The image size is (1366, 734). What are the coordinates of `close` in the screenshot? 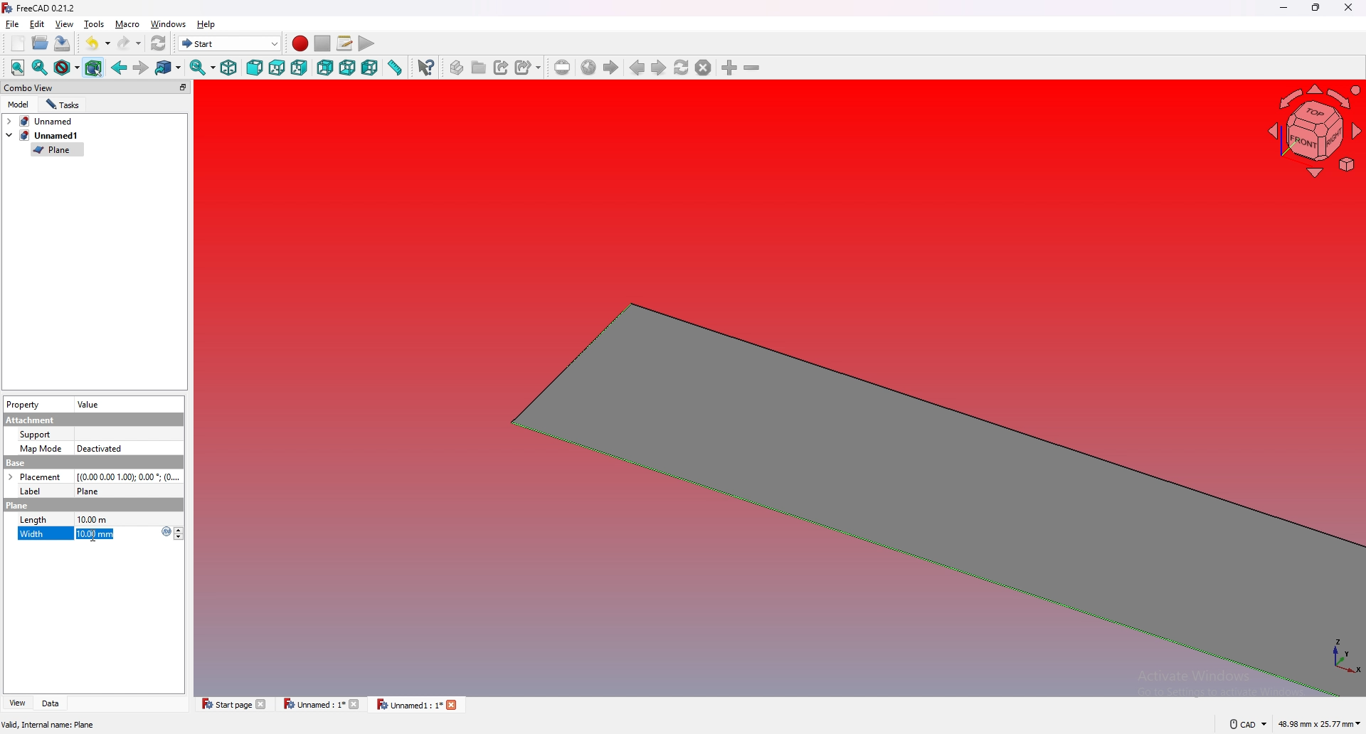 It's located at (1347, 8).